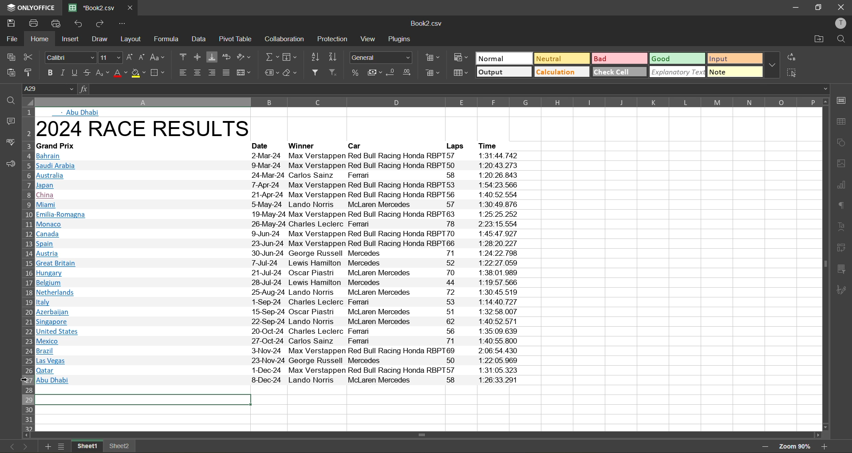 The image size is (852, 453). What do you see at coordinates (282, 283) in the screenshot?
I see `text info` at bounding box center [282, 283].